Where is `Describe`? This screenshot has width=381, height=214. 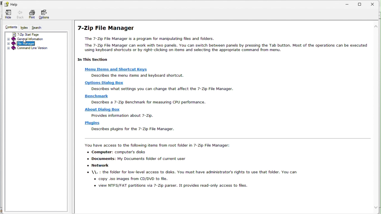
Describe is located at coordinates (103, 83).